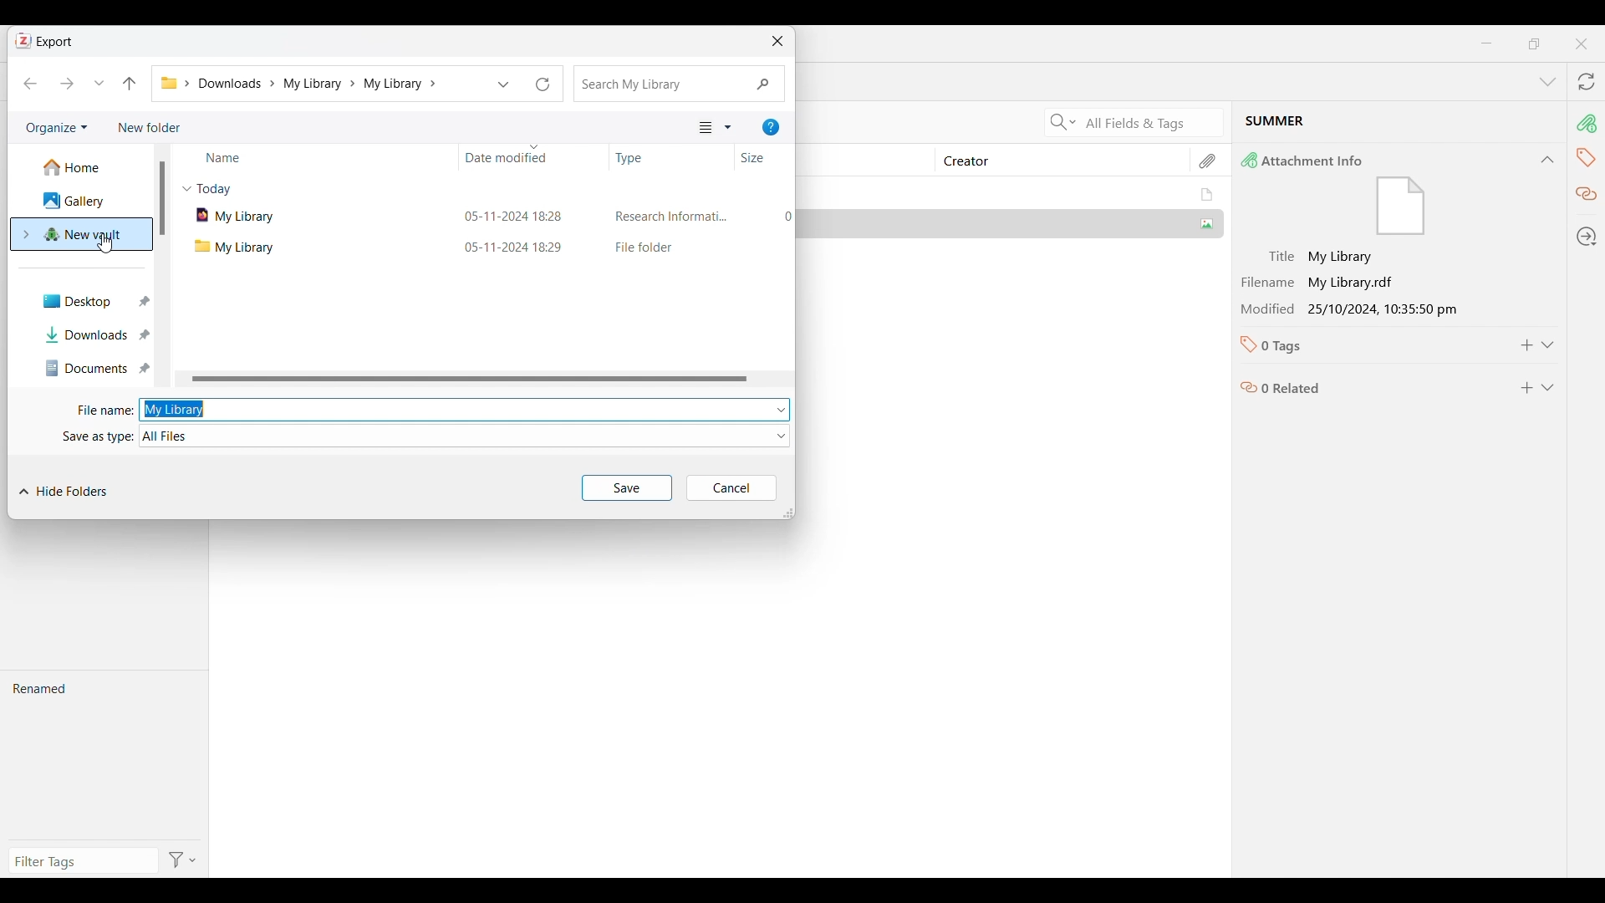 The image size is (1605, 903). I want to click on Search Criteria, so click(1061, 122).